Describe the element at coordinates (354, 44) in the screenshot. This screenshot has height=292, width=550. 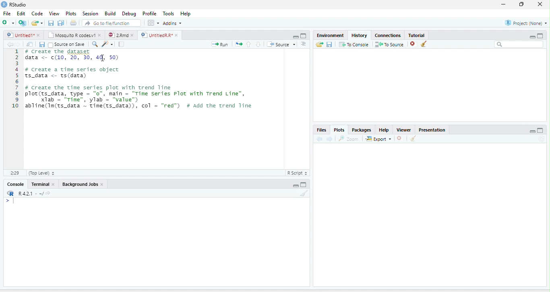
I see `To Console` at that location.